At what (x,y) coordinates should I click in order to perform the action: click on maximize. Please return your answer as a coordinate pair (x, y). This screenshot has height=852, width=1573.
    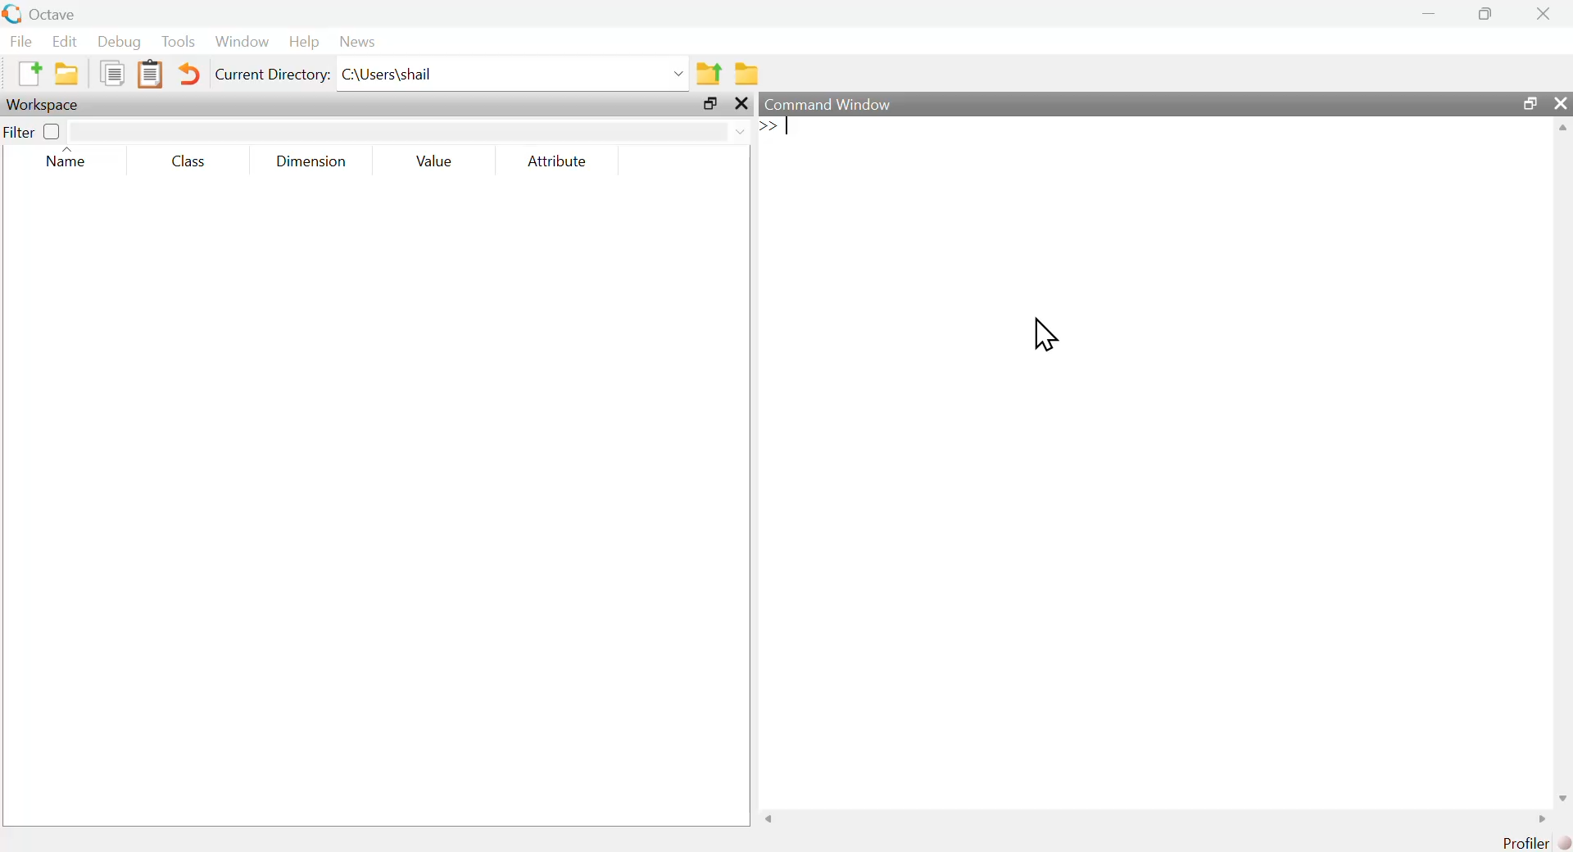
    Looking at the image, I should click on (1529, 103).